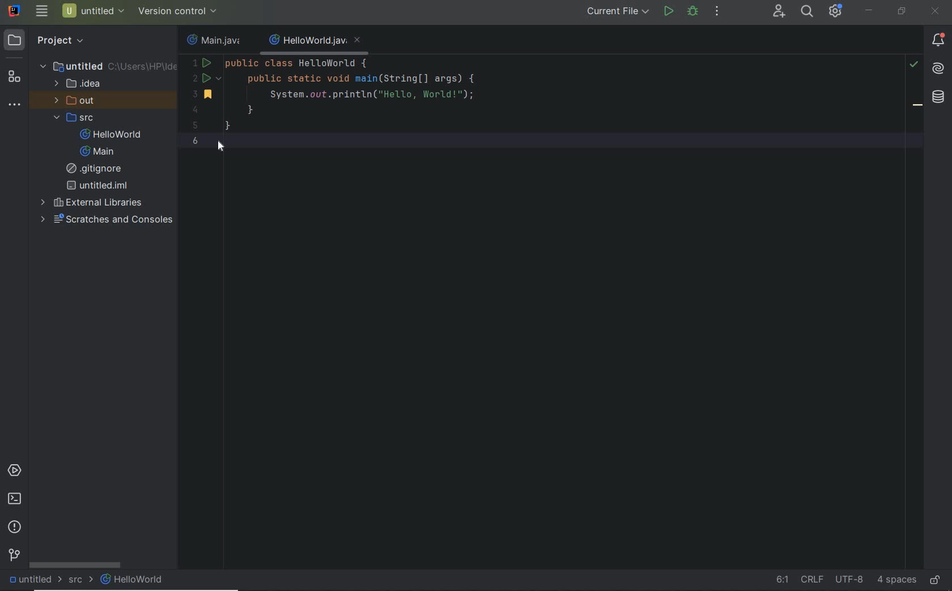  Describe the element at coordinates (902, 12) in the screenshot. I see `restore down` at that location.